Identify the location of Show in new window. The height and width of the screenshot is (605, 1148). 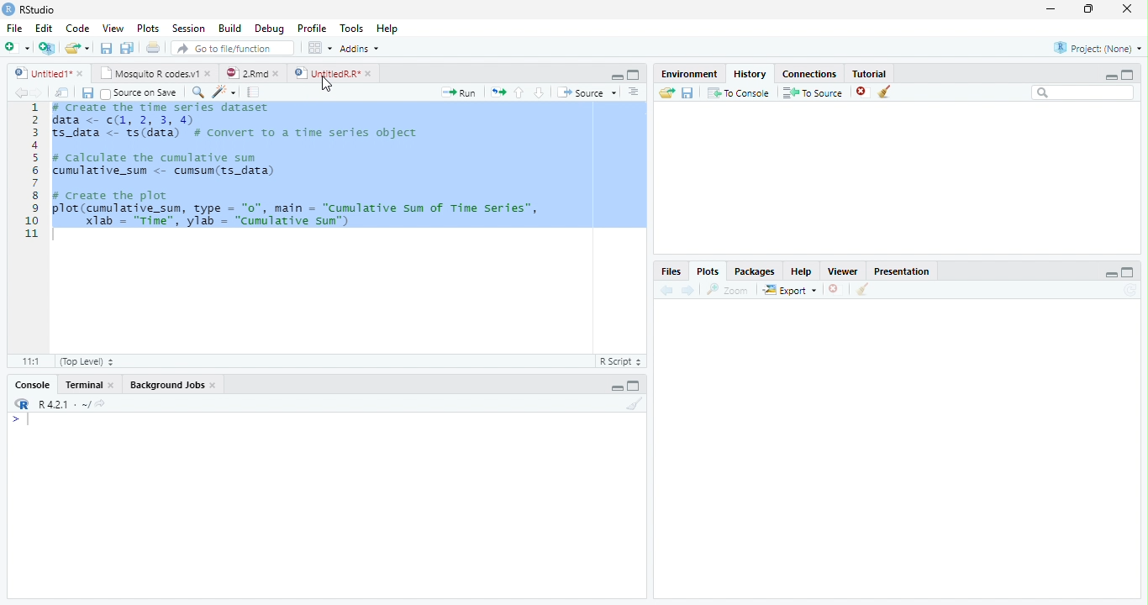
(61, 95).